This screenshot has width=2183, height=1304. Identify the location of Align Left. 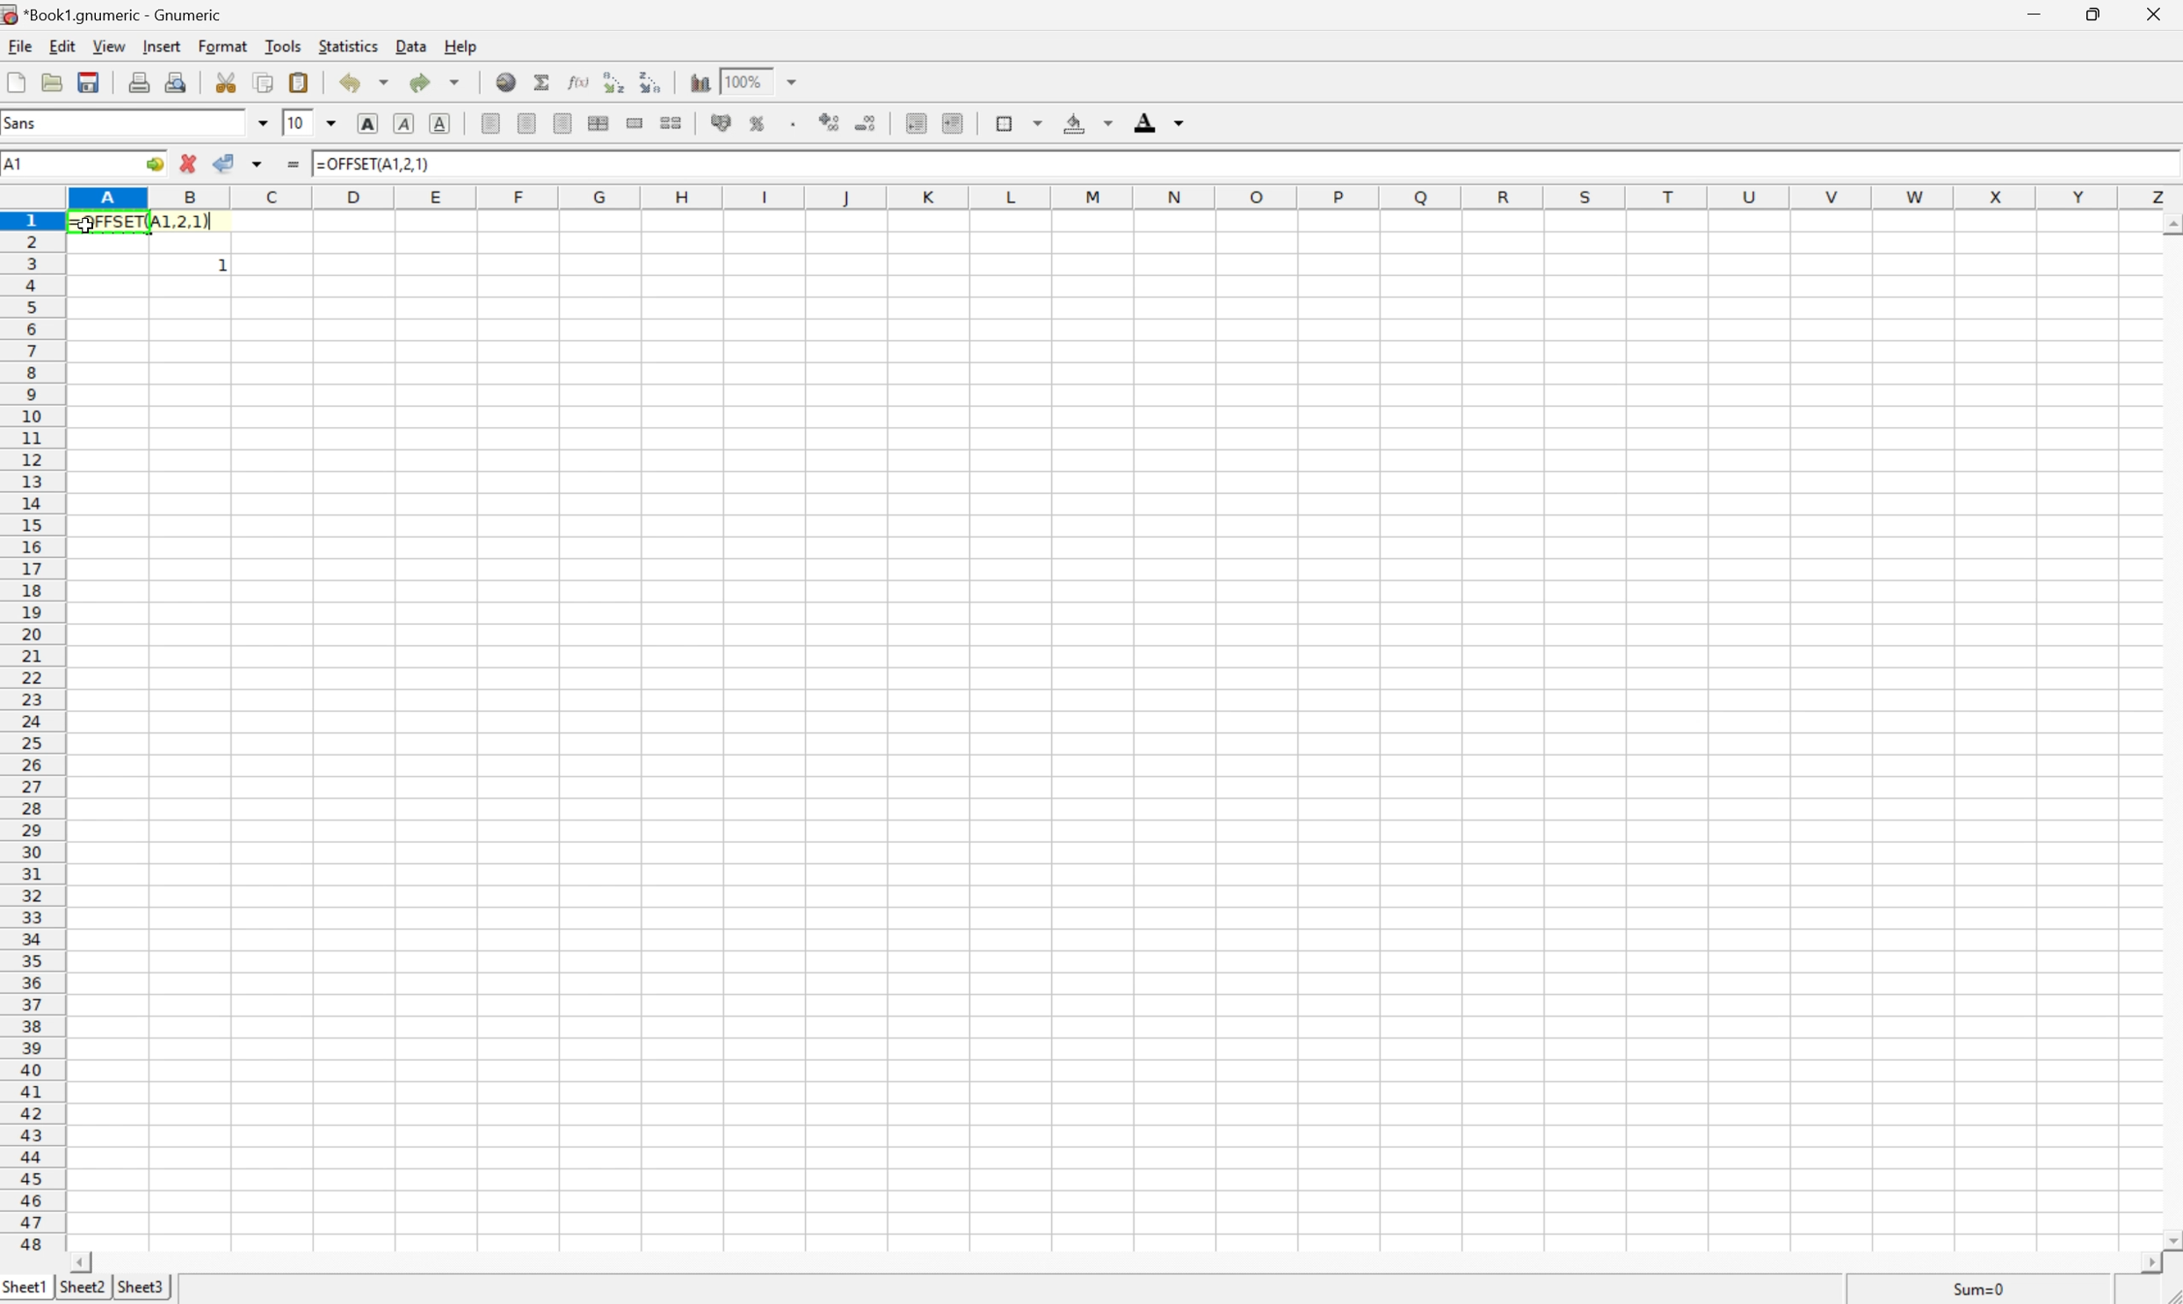
(493, 121).